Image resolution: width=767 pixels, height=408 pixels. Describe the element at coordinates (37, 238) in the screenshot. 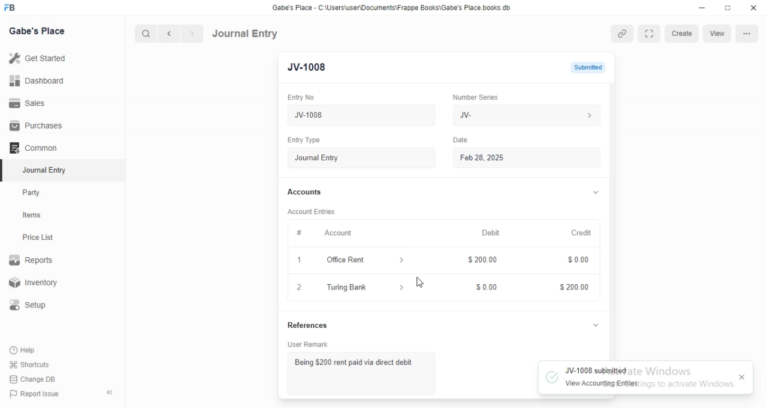

I see `Price List` at that location.